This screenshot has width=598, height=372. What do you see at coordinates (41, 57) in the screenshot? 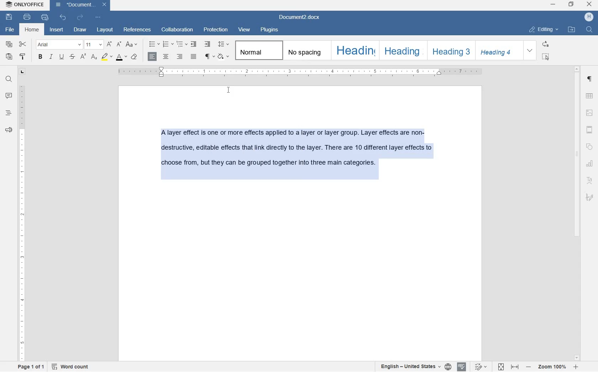
I see `bold` at bounding box center [41, 57].